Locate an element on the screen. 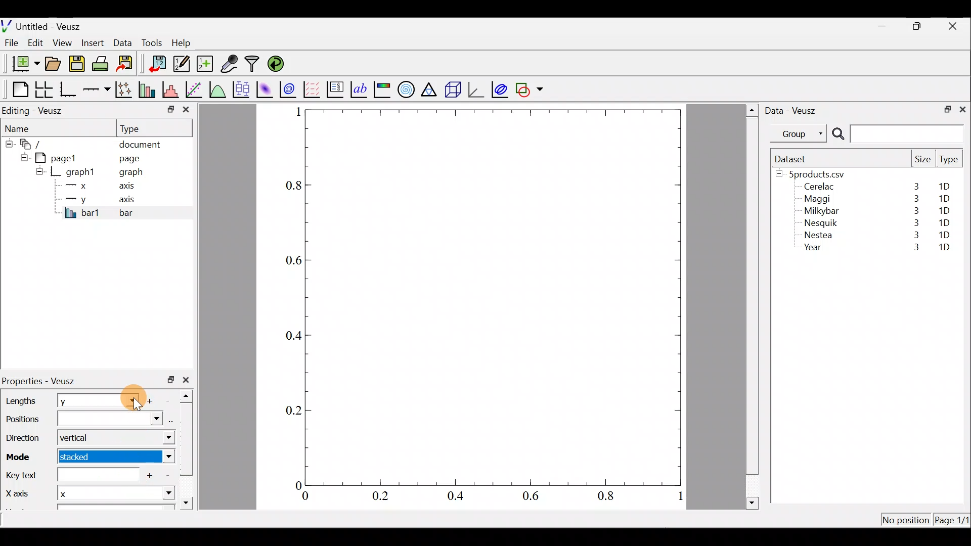  3d graph is located at coordinates (476, 88).